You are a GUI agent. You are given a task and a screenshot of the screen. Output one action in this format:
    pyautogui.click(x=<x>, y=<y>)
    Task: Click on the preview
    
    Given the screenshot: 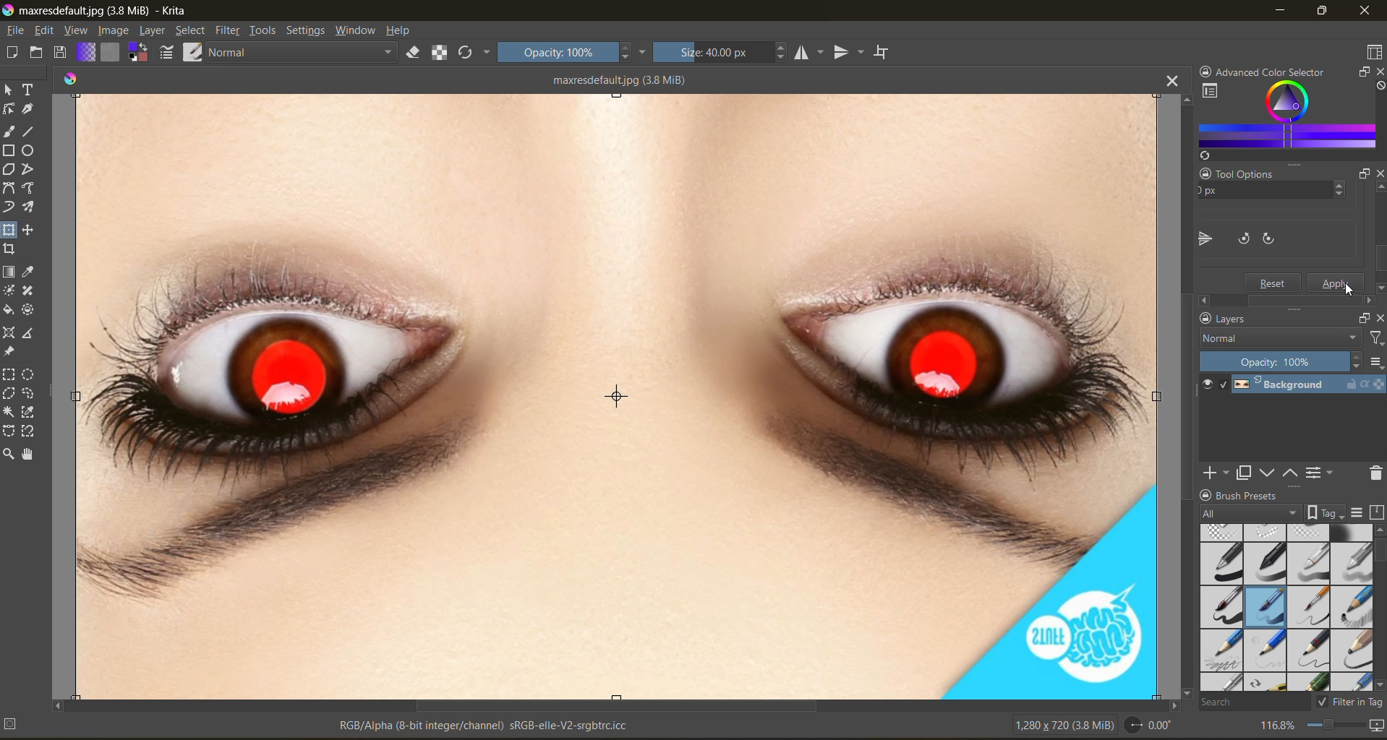 What is the action you would take?
    pyautogui.click(x=1207, y=385)
    